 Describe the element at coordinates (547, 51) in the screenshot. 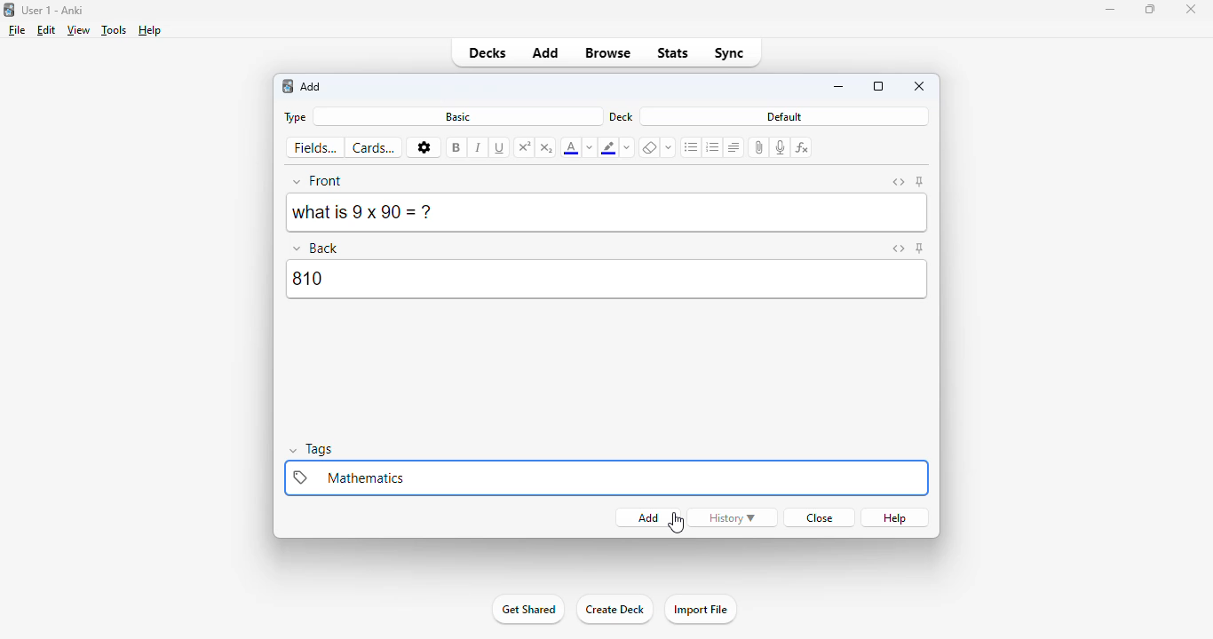

I see `add` at that location.